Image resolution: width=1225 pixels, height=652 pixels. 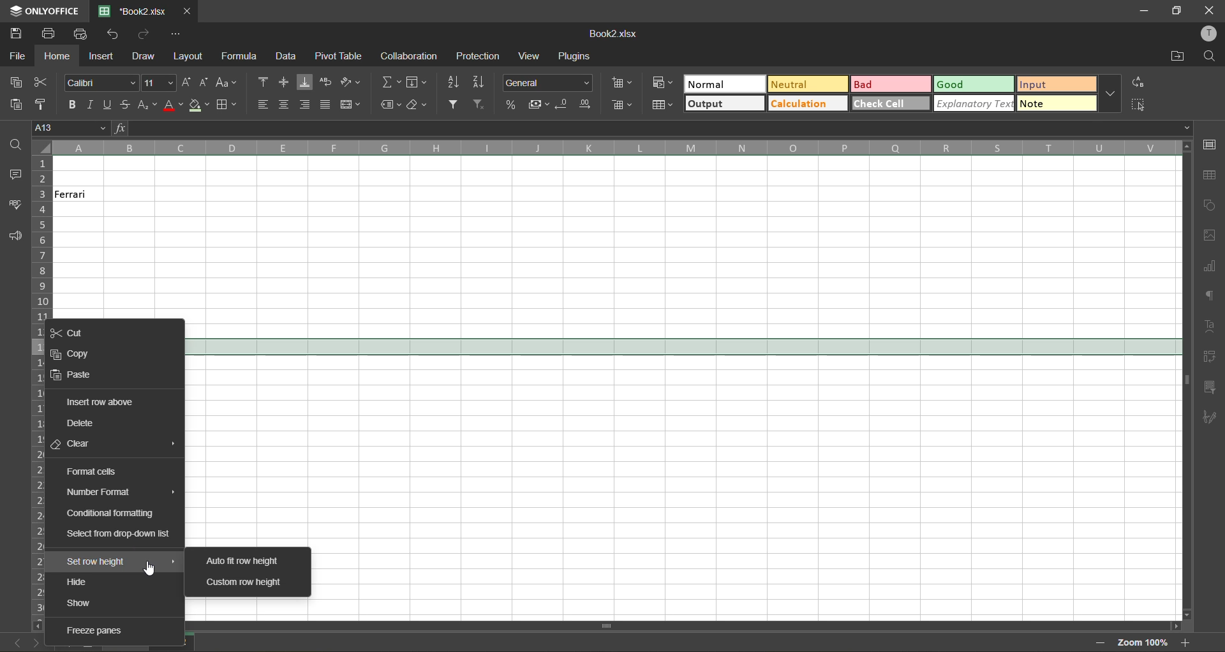 What do you see at coordinates (808, 103) in the screenshot?
I see `calculation` at bounding box center [808, 103].